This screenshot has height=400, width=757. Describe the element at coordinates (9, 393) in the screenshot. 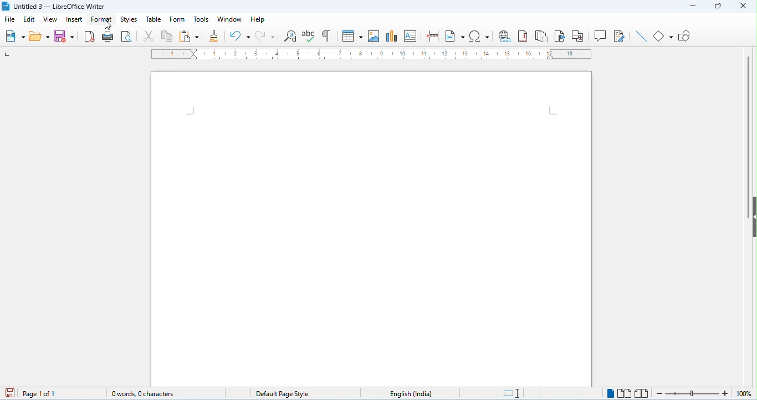

I see `save` at that location.